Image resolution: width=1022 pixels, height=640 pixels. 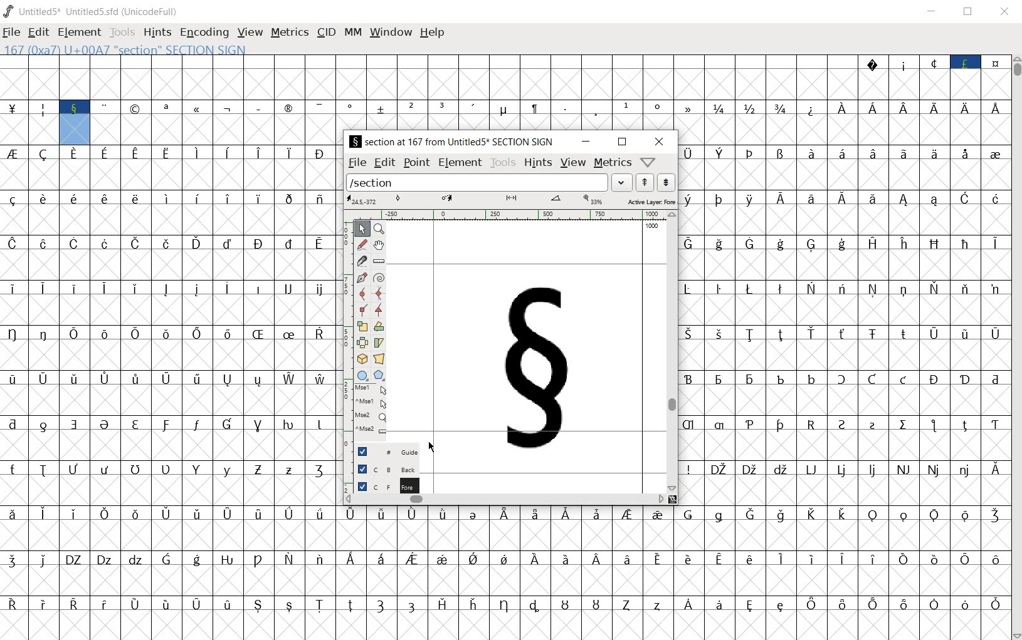 I want to click on TOOLS, so click(x=122, y=33).